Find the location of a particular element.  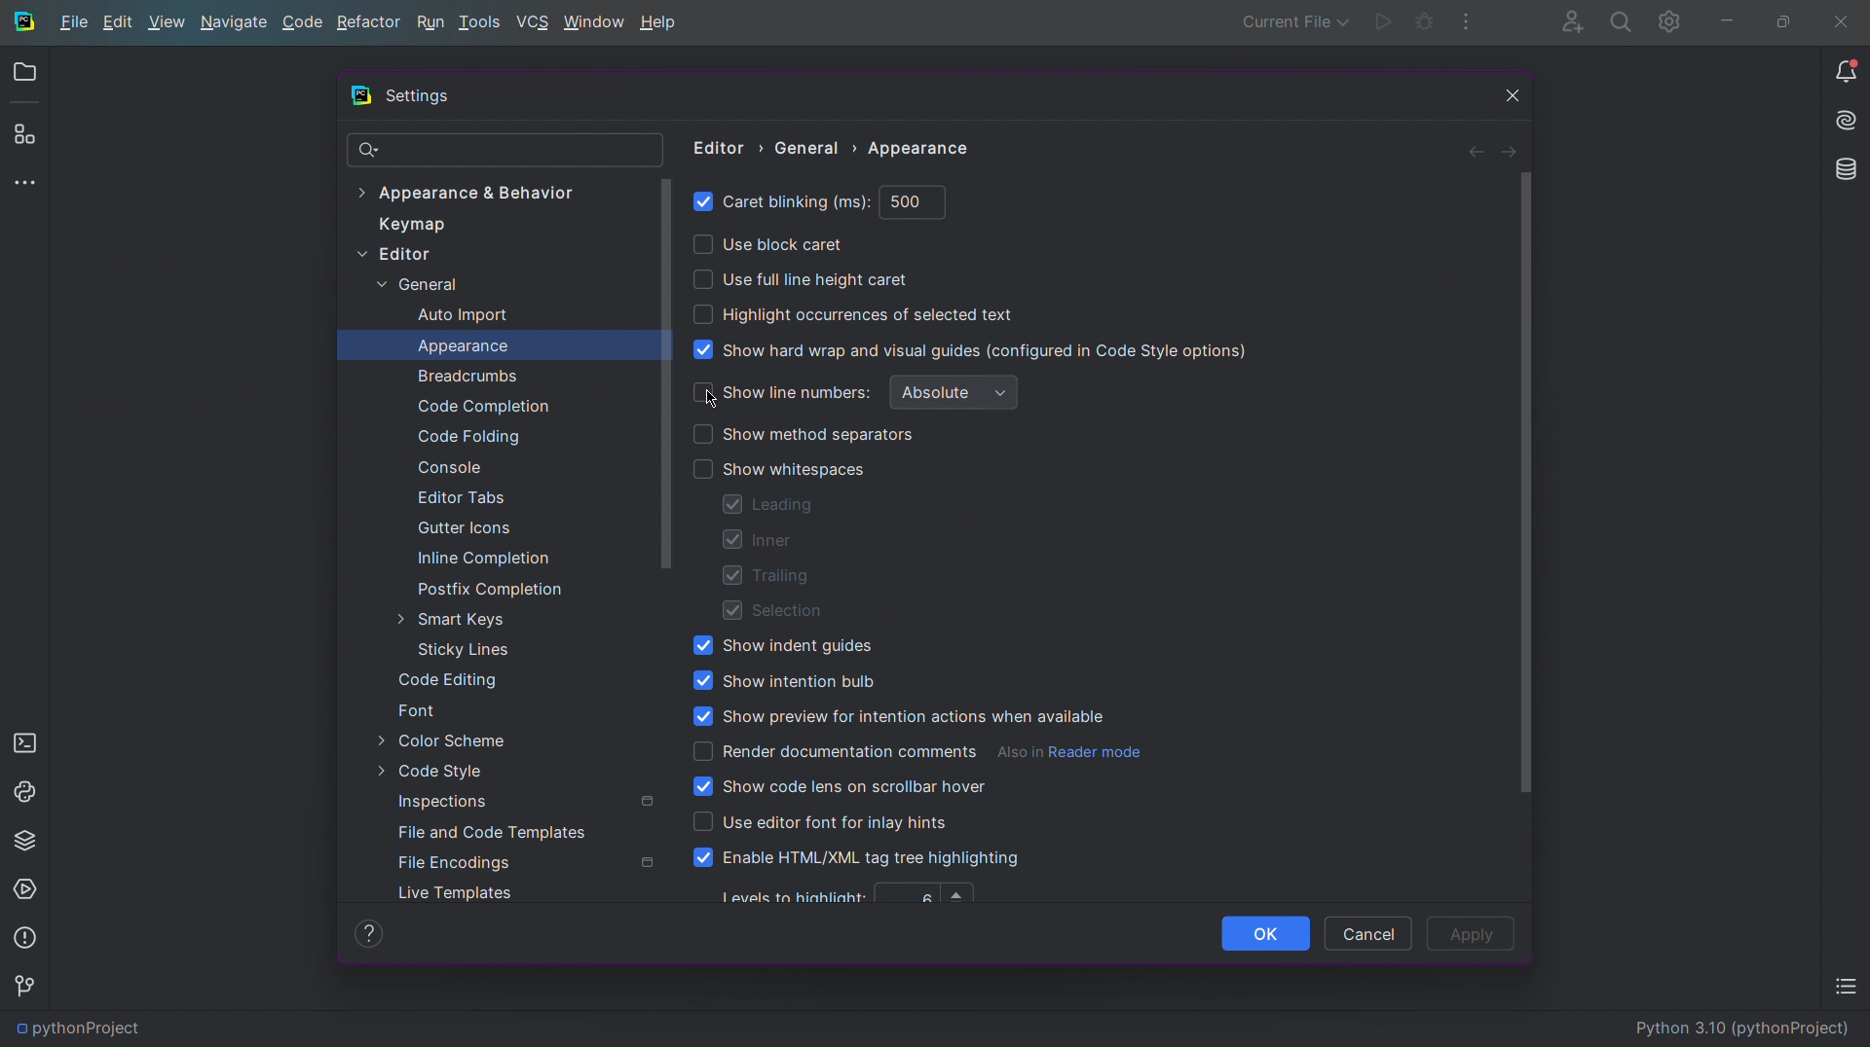

Editor is located at coordinates (717, 147).